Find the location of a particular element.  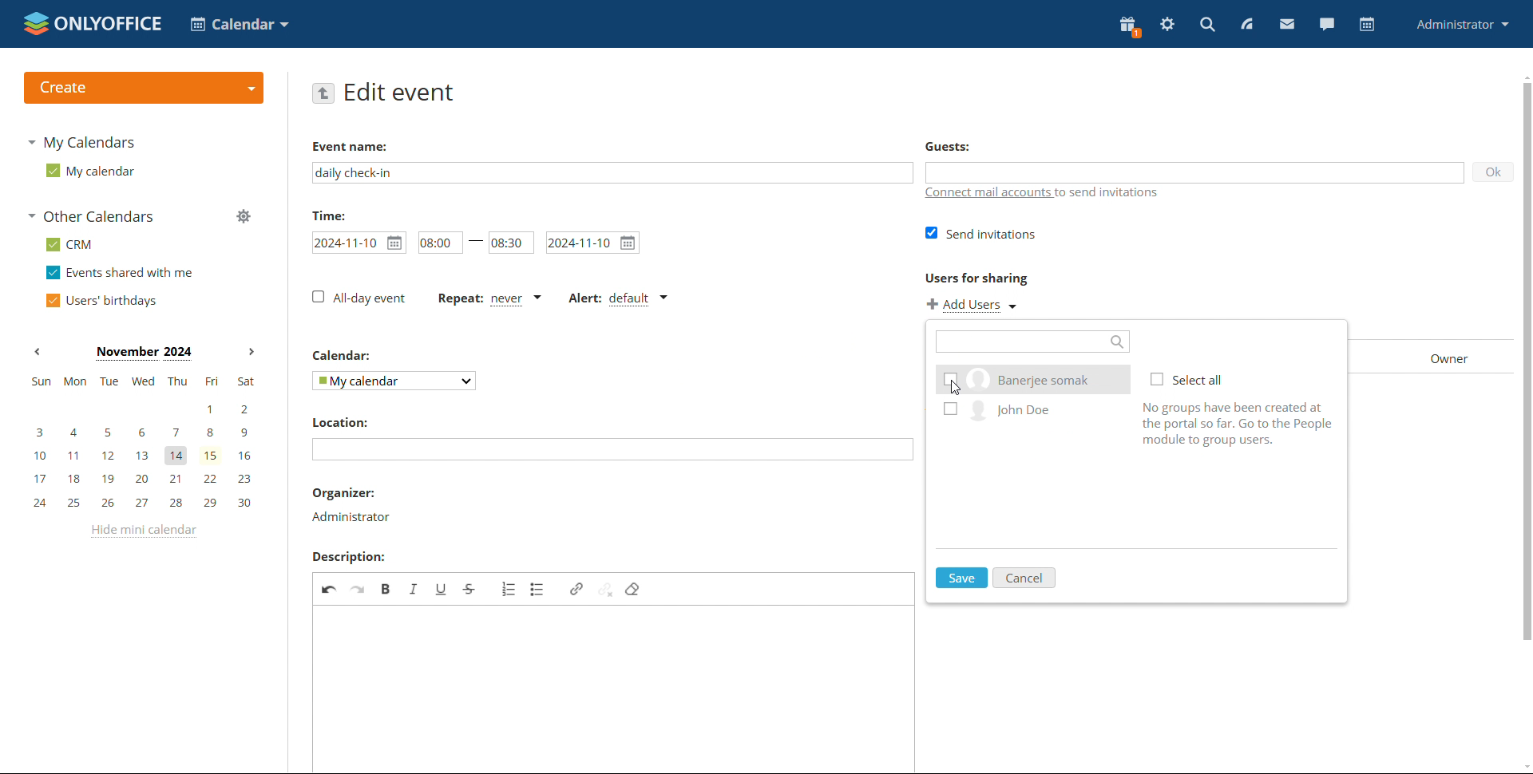

insert/remove bulleted list is located at coordinates (538, 589).